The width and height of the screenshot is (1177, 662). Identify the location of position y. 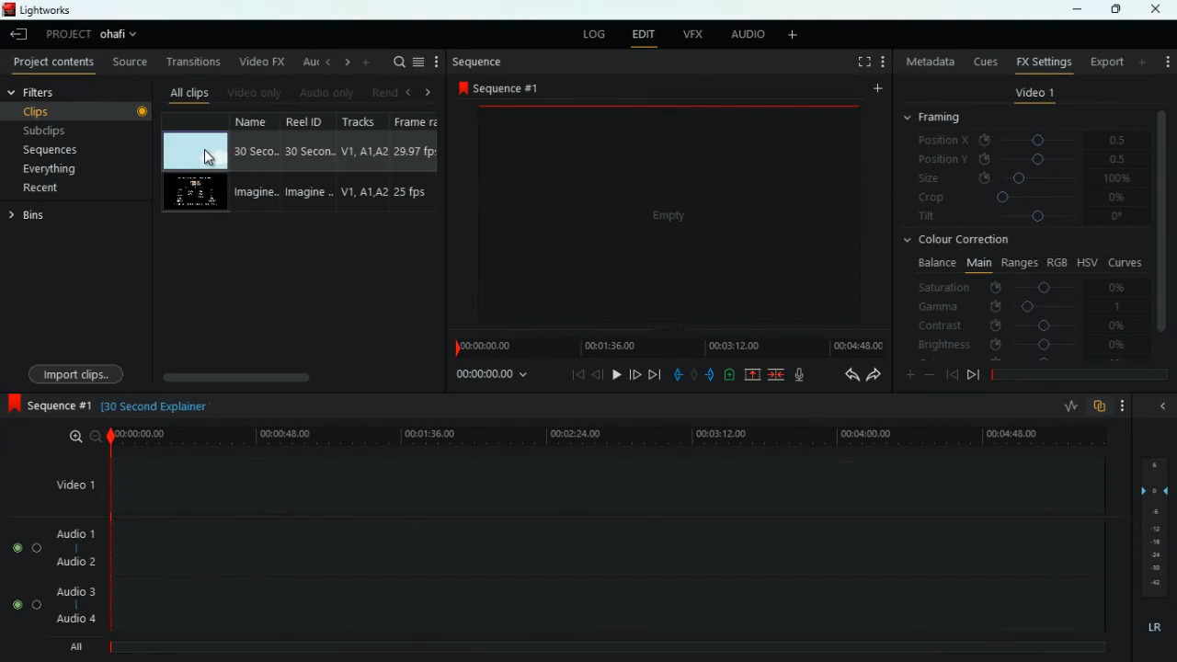
(1015, 160).